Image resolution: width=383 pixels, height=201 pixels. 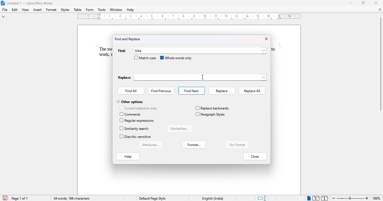 I want to click on similarity search, so click(x=135, y=128).